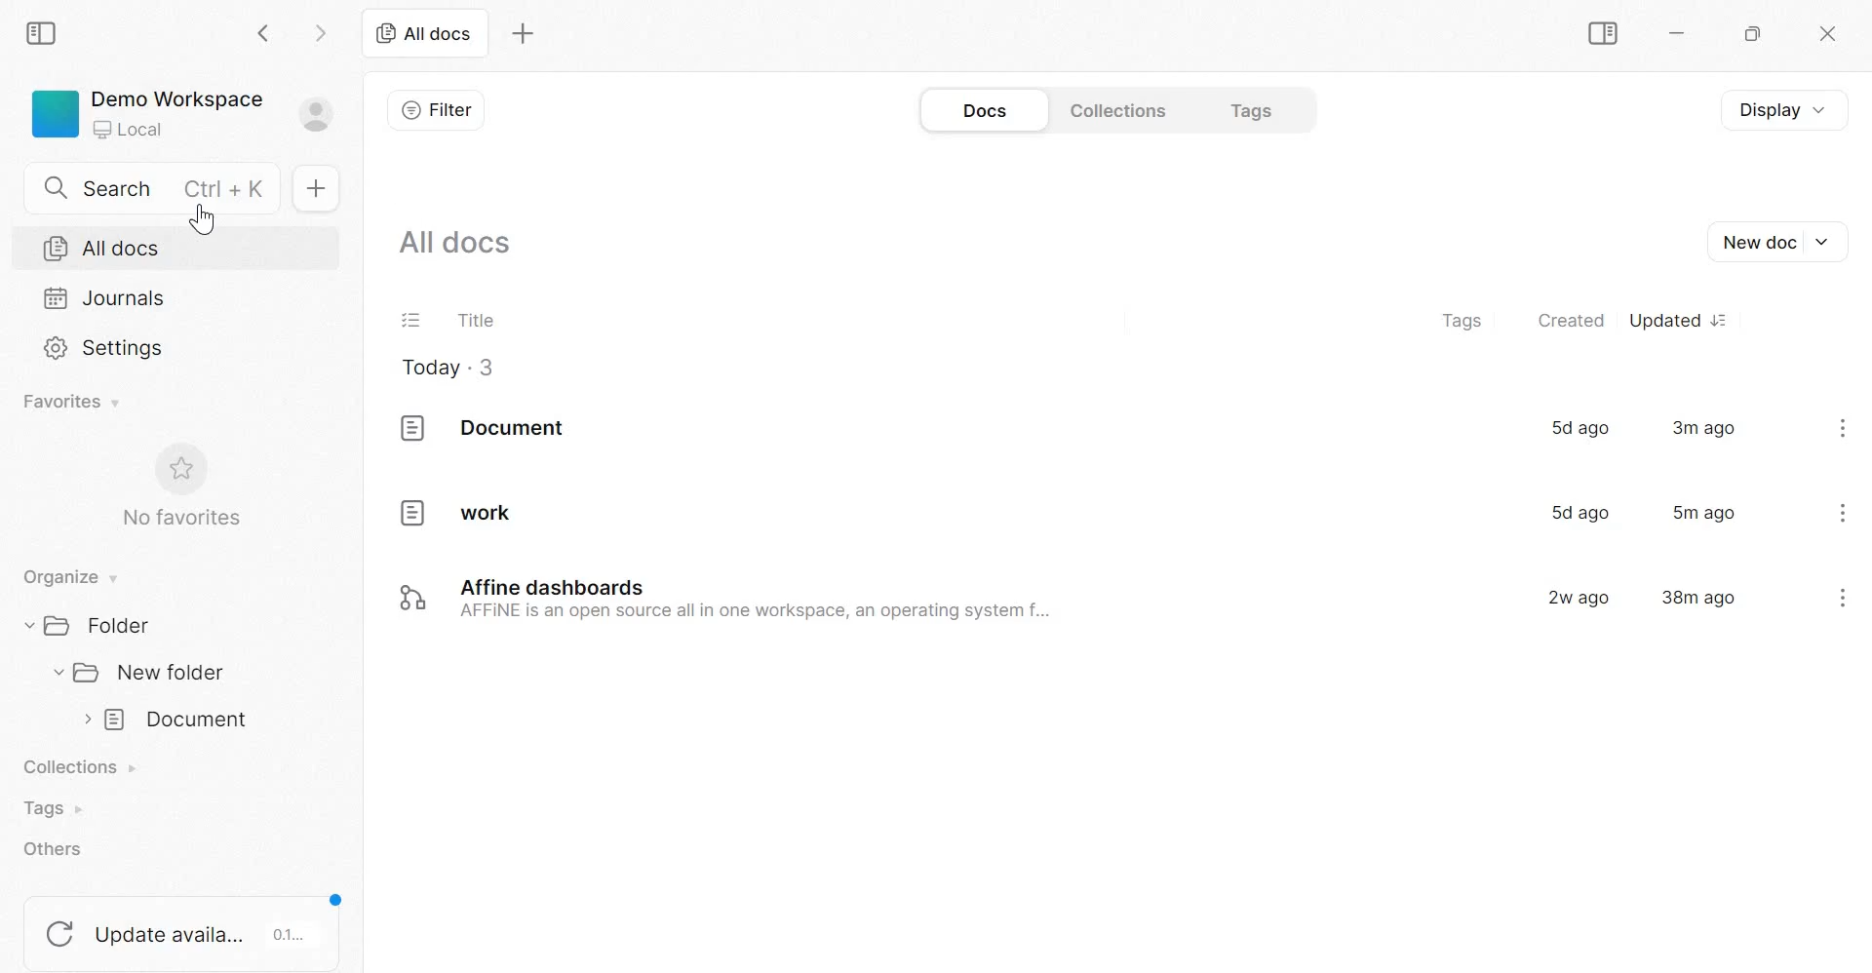 This screenshot has width=1872, height=973. I want to click on minimize, so click(1687, 37).